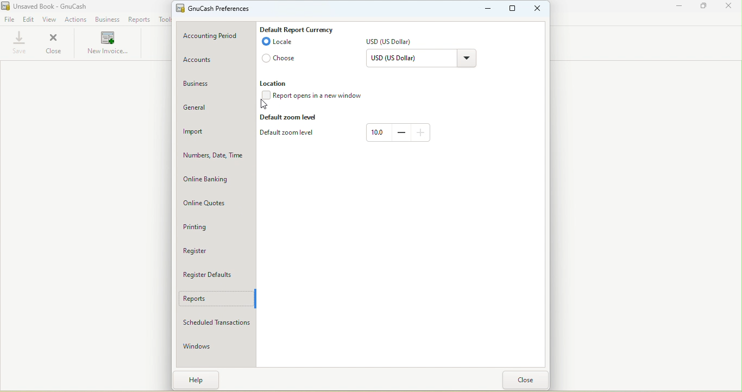  What do you see at coordinates (409, 60) in the screenshot?
I see `Text box` at bounding box center [409, 60].